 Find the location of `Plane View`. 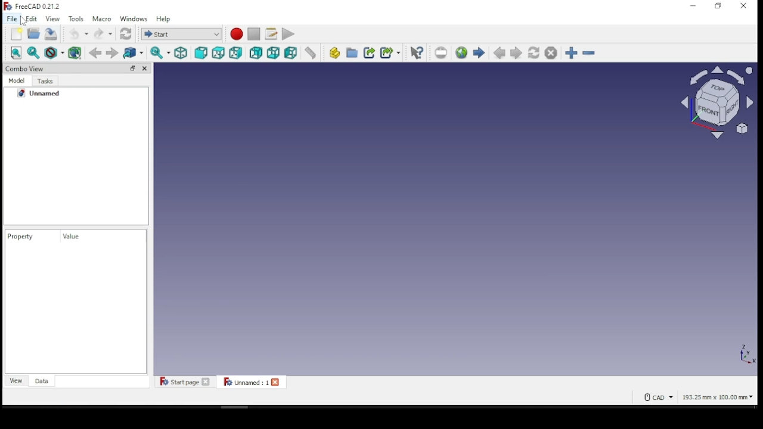

Plane View is located at coordinates (713, 102).